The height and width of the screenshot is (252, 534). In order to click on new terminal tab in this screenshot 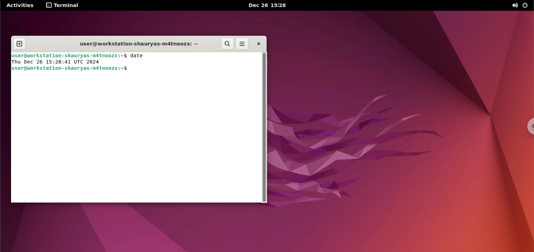, I will do `click(19, 44)`.